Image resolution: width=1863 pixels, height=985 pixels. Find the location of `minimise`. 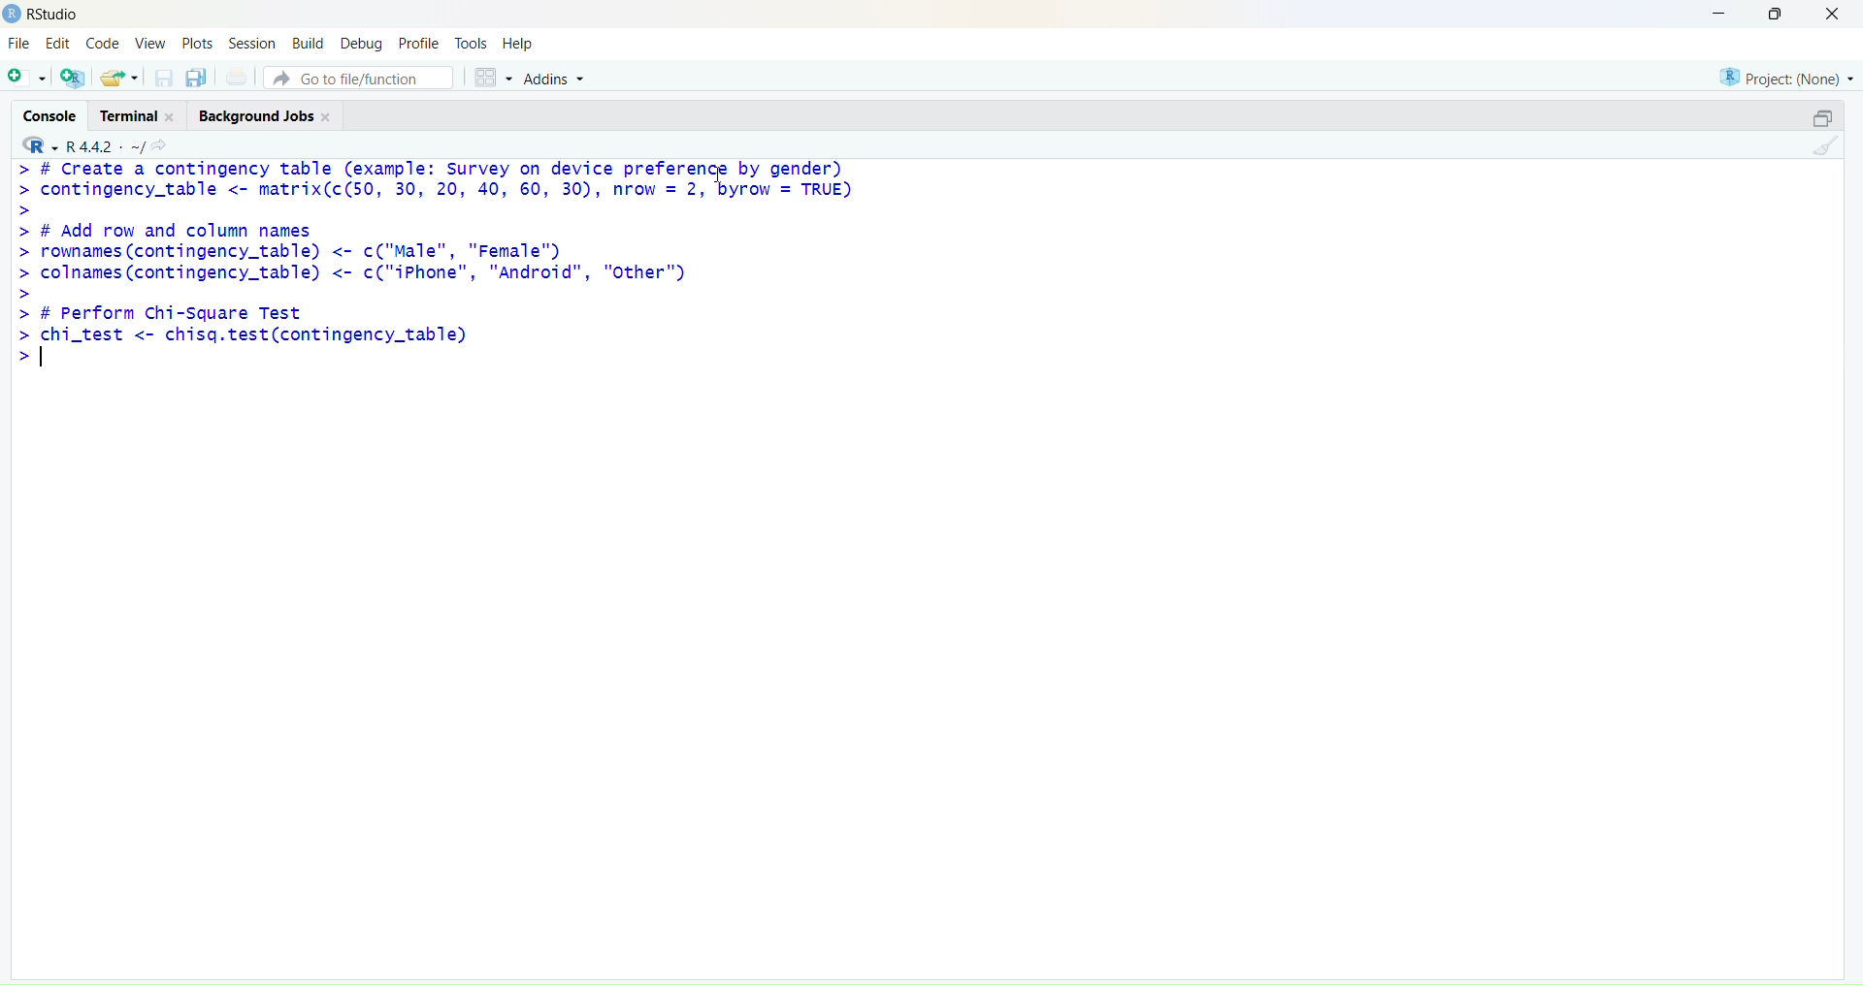

minimise is located at coordinates (1722, 12).